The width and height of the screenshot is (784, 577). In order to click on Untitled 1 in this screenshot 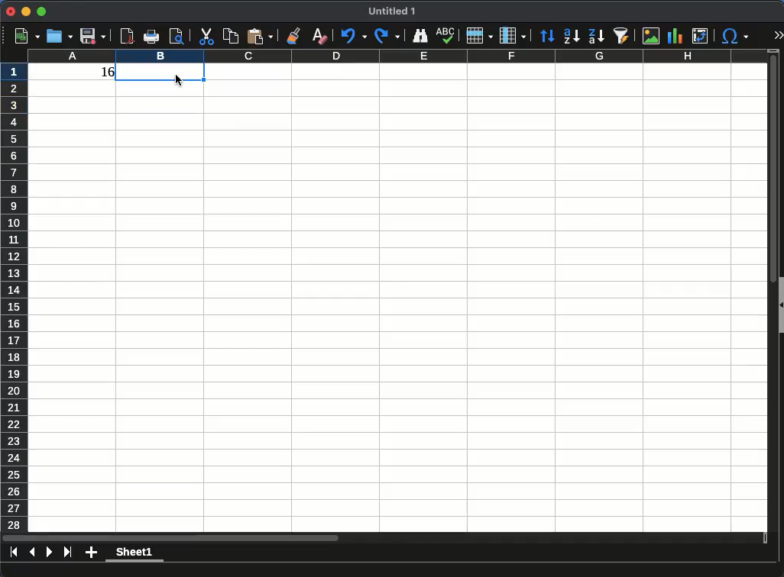, I will do `click(387, 11)`.